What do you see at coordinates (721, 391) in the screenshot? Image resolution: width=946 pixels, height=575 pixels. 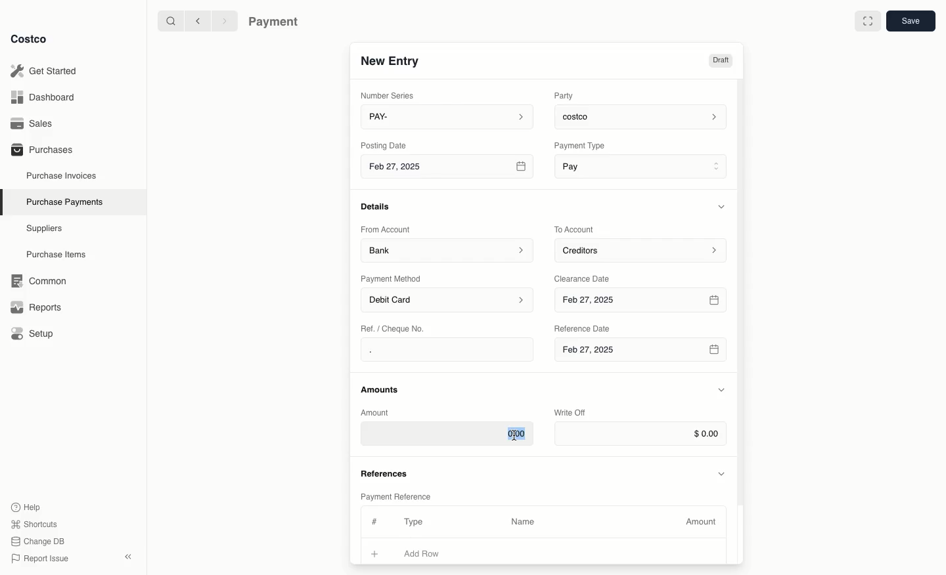 I see `Hide` at bounding box center [721, 391].